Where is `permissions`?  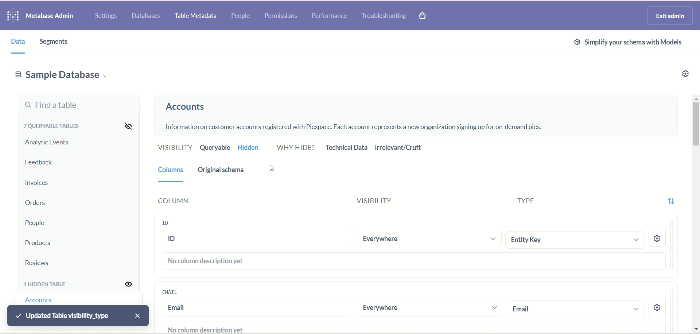 permissions is located at coordinates (281, 16).